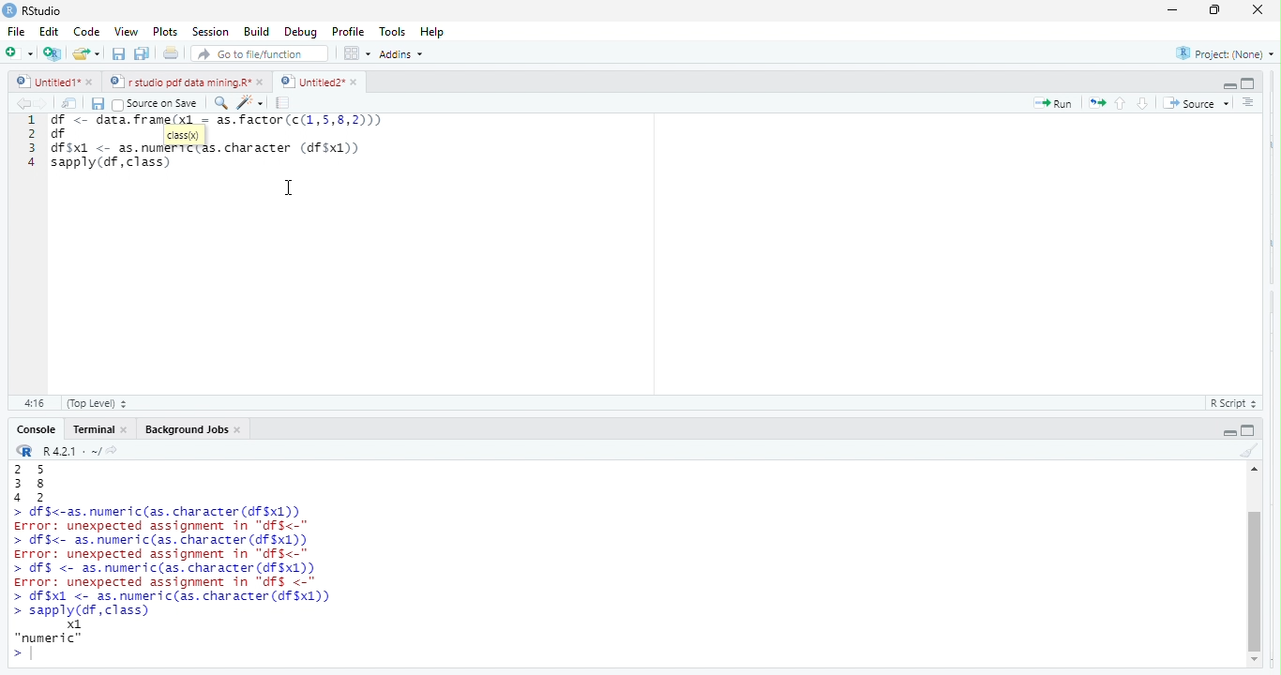 This screenshot has width=1281, height=675. I want to click on new file, so click(19, 55).